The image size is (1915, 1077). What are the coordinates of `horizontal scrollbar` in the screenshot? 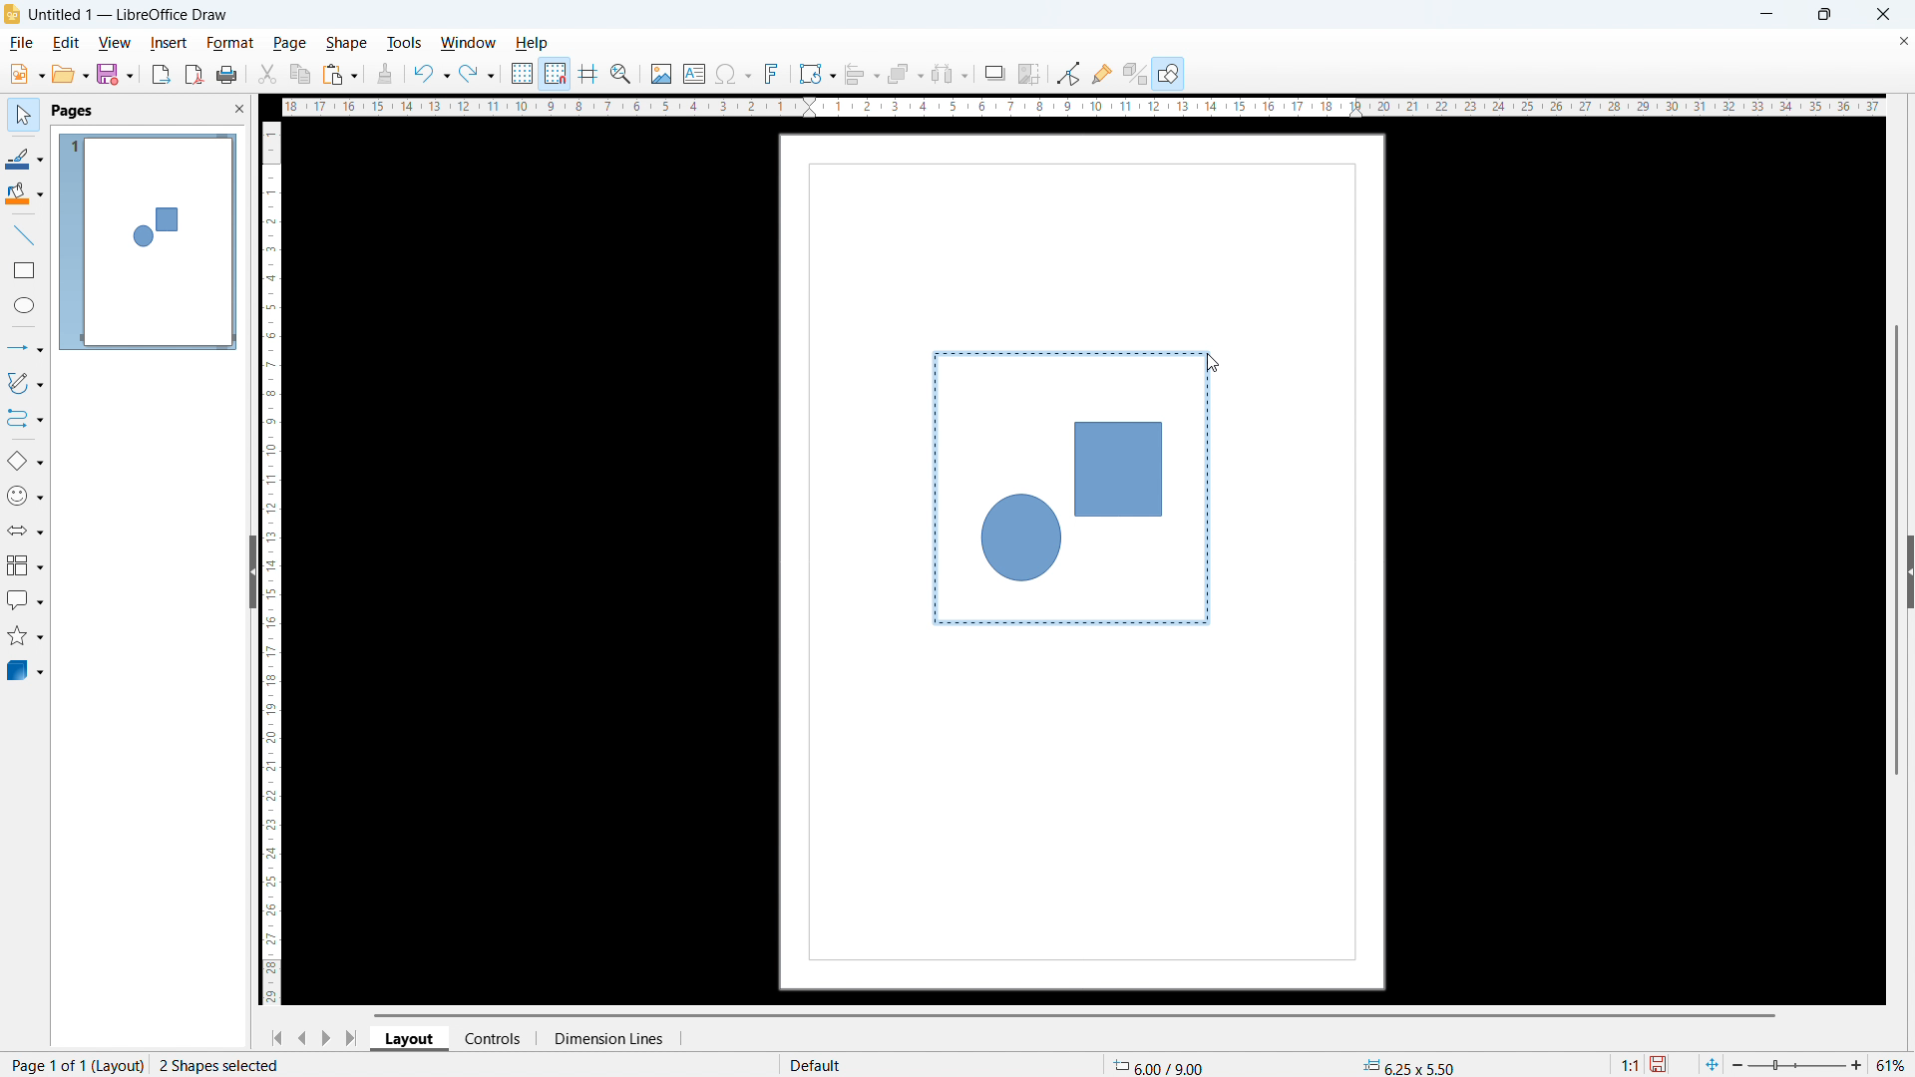 It's located at (1069, 1015).